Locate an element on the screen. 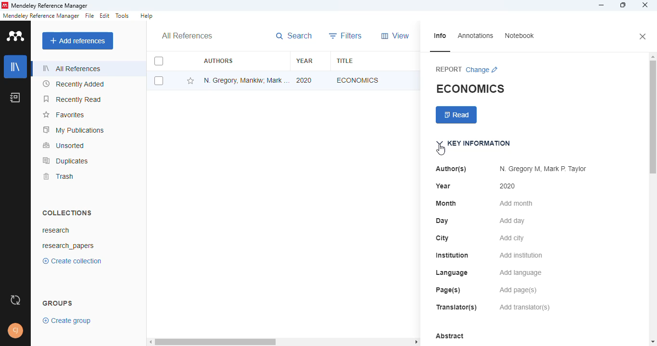 The image size is (657, 346). change is located at coordinates (482, 70).